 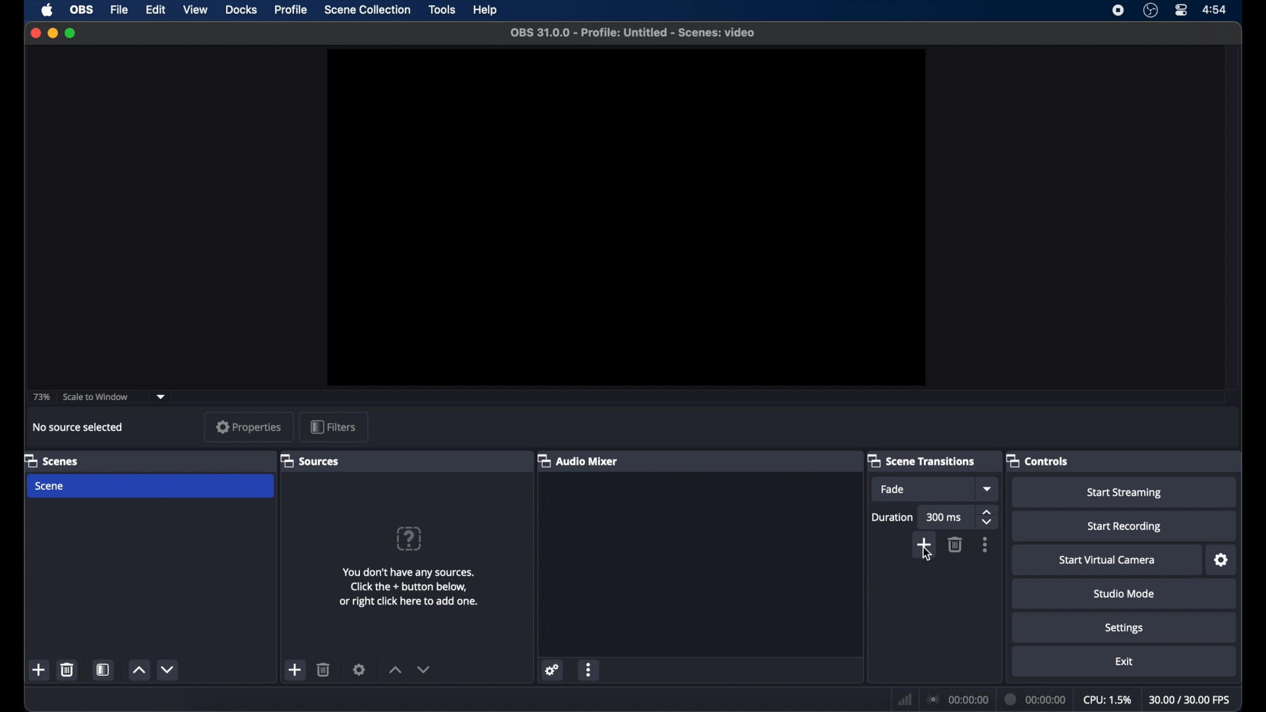 I want to click on dropdown, so click(x=988, y=489).